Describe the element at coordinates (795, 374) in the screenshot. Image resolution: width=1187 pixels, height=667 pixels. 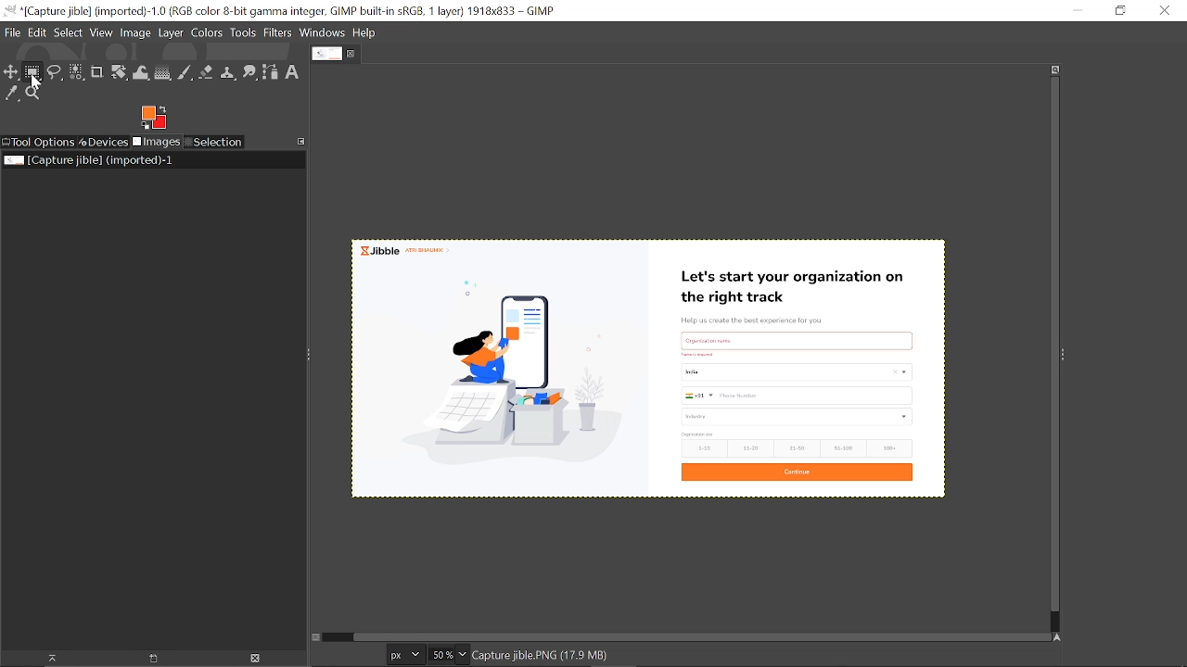
I see `Country` at that location.